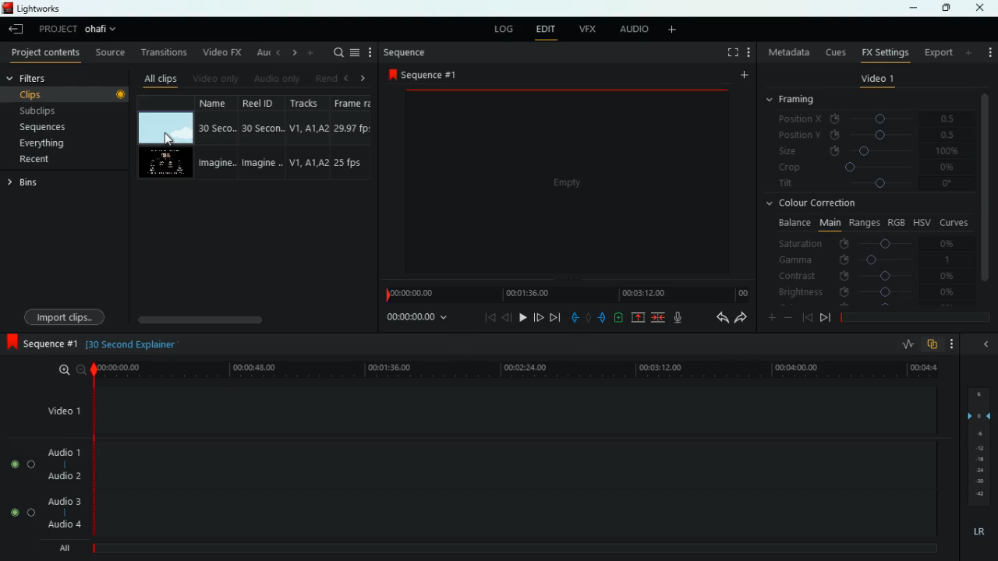 The image size is (998, 561). What do you see at coordinates (321, 76) in the screenshot?
I see `rend` at bounding box center [321, 76].